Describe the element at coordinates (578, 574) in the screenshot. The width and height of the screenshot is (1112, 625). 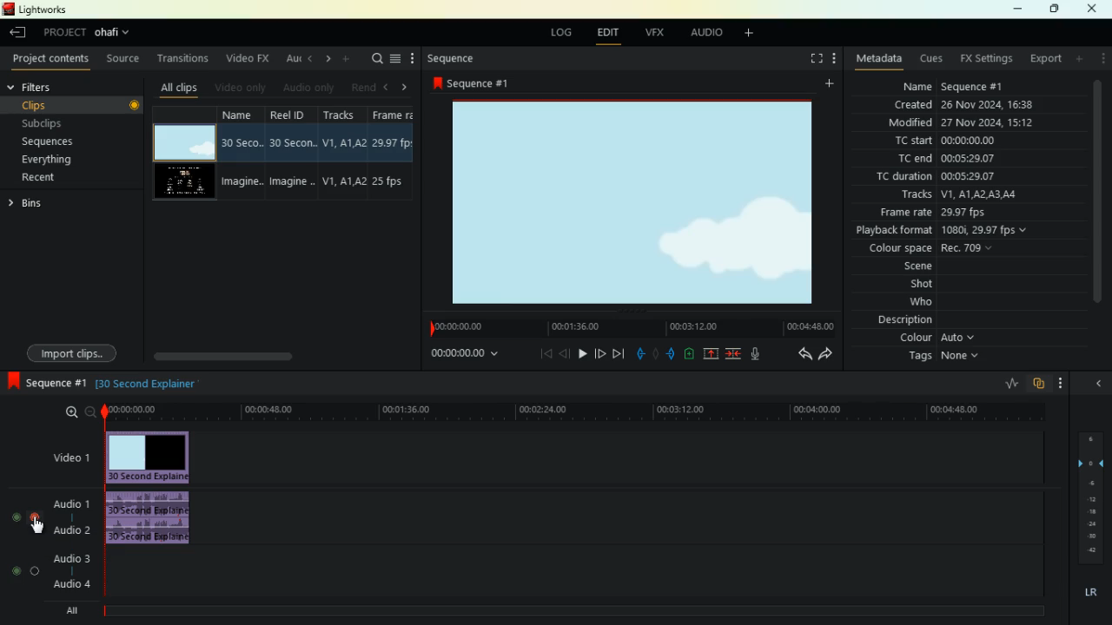
I see `audio 3 and audio 4 timeline track` at that location.